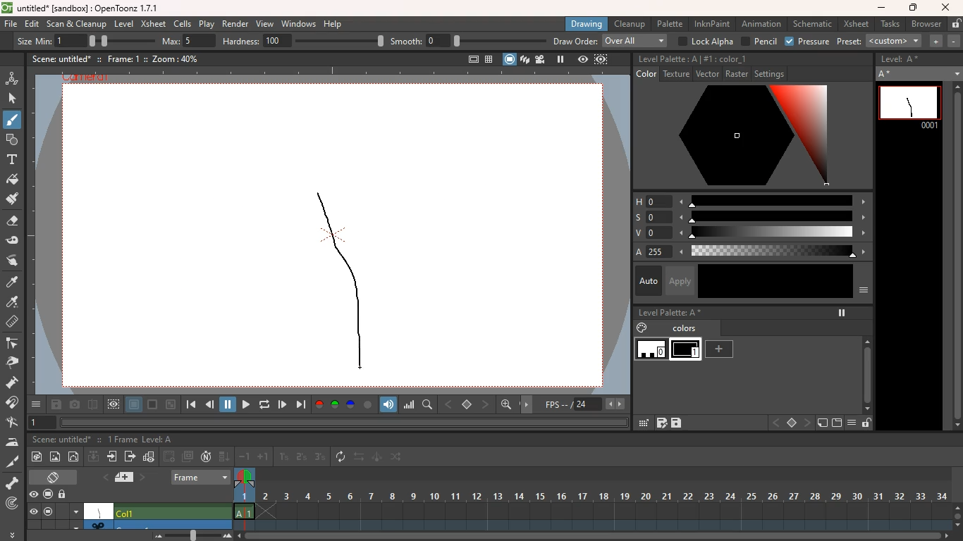 Image resolution: width=963 pixels, height=541 pixels. What do you see at coordinates (881, 8) in the screenshot?
I see `minimize` at bounding box center [881, 8].